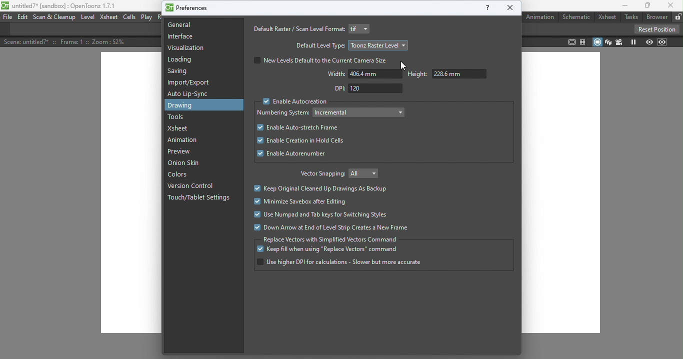 This screenshot has height=359, width=683. What do you see at coordinates (361, 28) in the screenshot?
I see `Drop down menu` at bounding box center [361, 28].